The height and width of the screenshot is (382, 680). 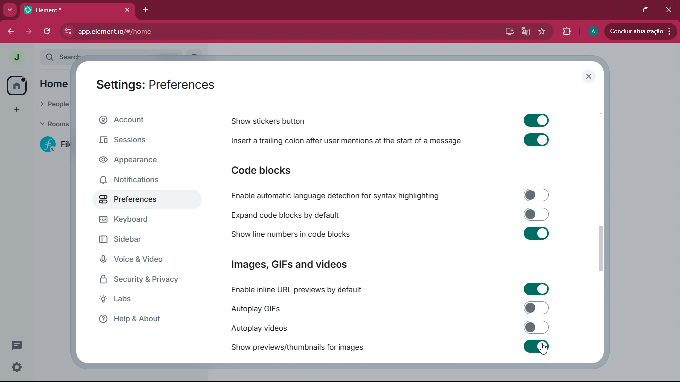 What do you see at coordinates (589, 76) in the screenshot?
I see `Close` at bounding box center [589, 76].